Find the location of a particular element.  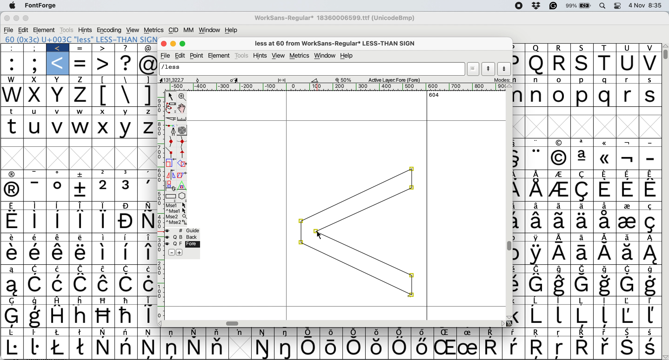

Symbol is located at coordinates (583, 269).